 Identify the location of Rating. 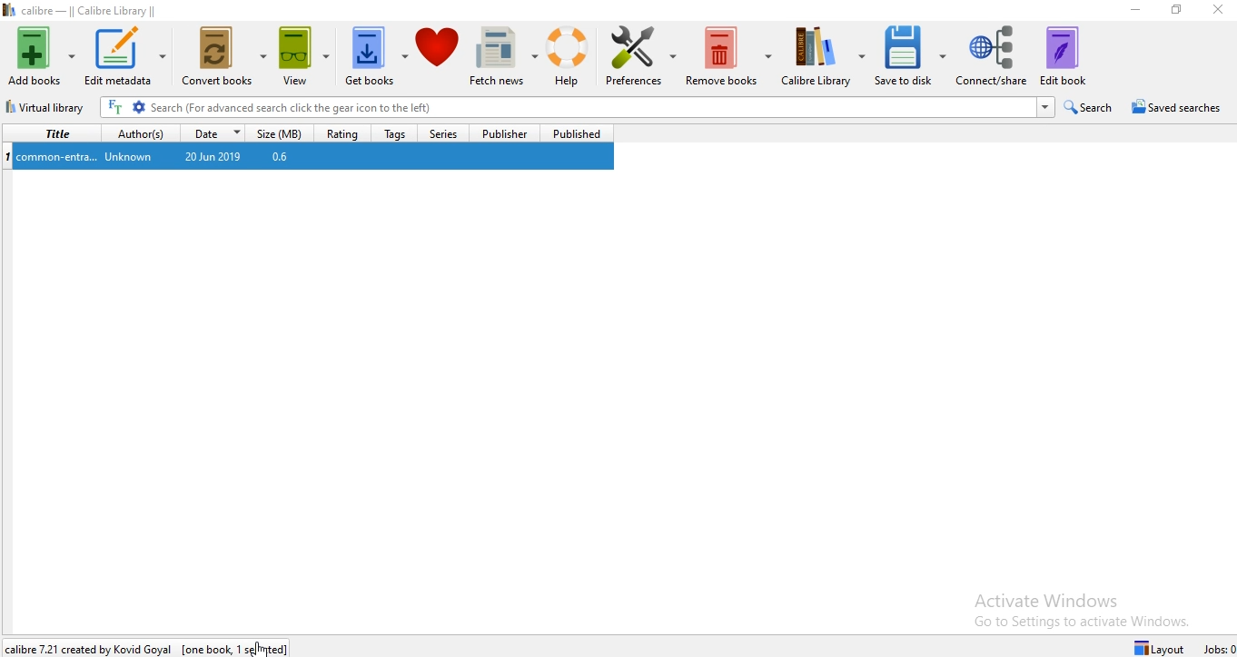
(345, 132).